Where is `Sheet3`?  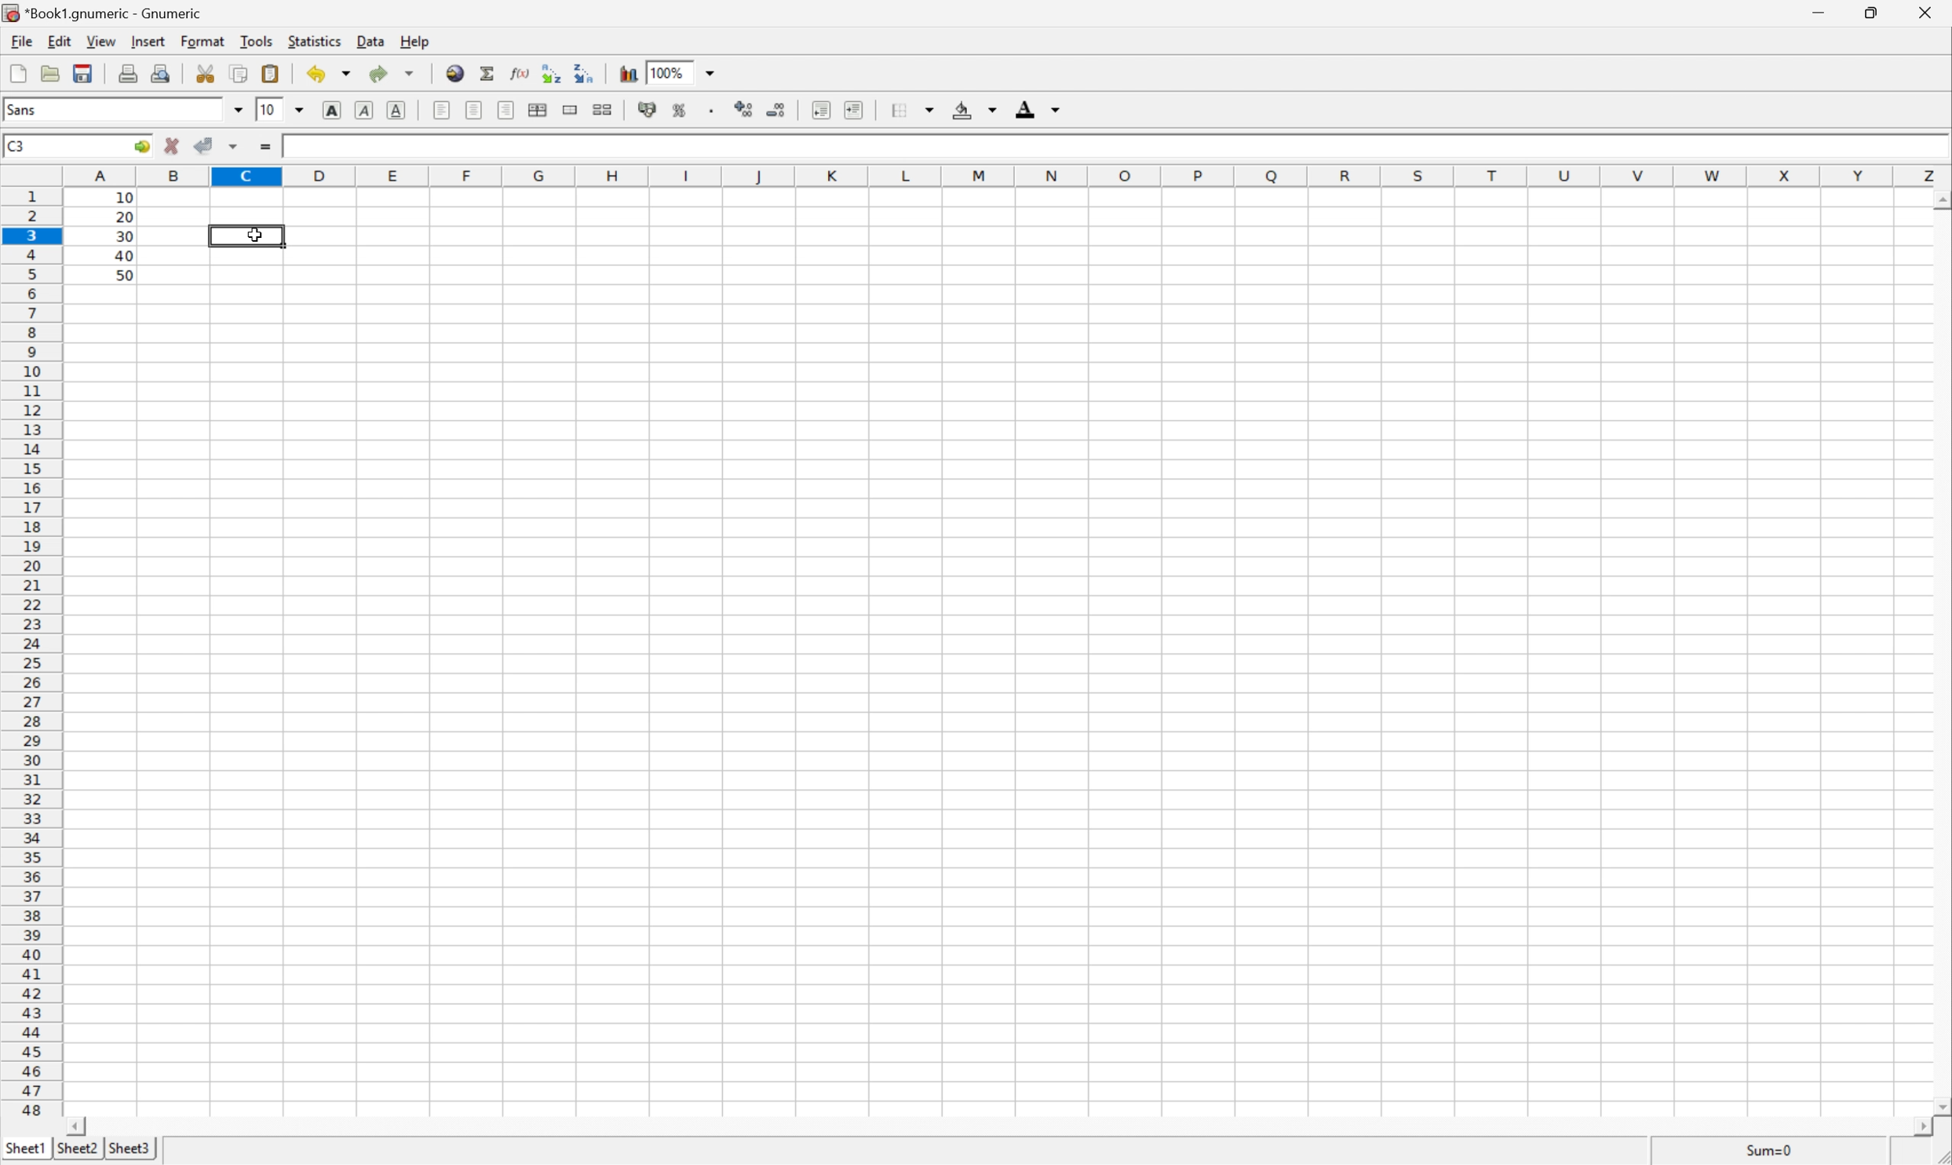 Sheet3 is located at coordinates (133, 1147).